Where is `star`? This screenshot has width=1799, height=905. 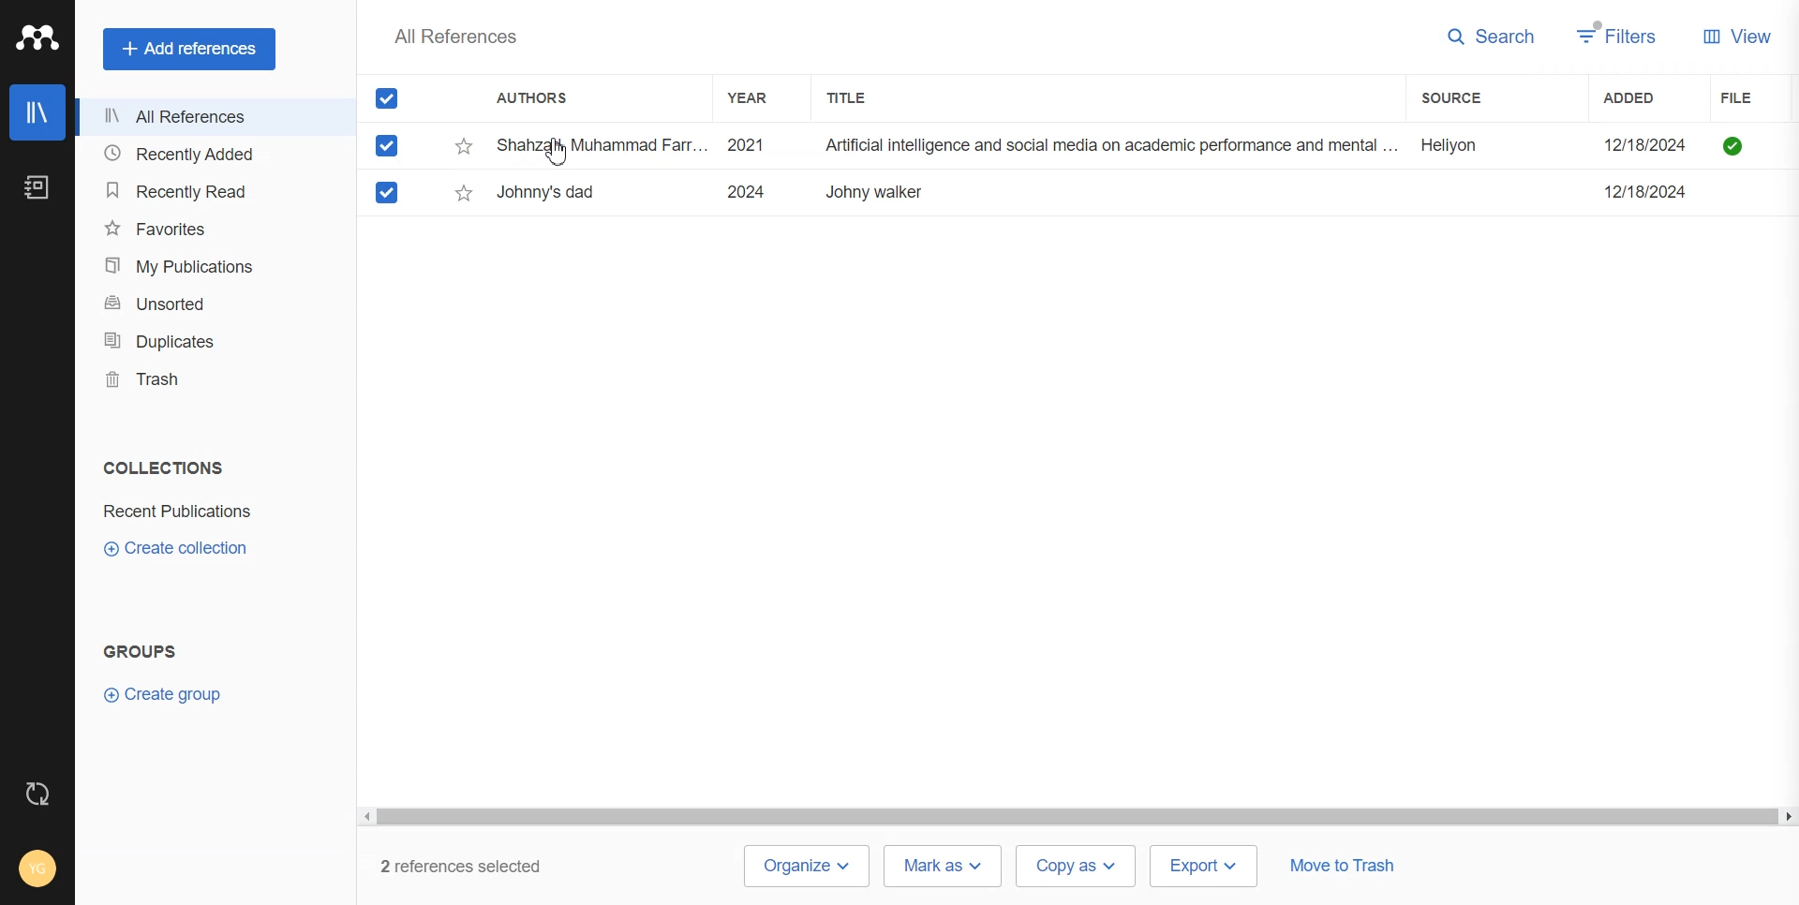
star is located at coordinates (465, 147).